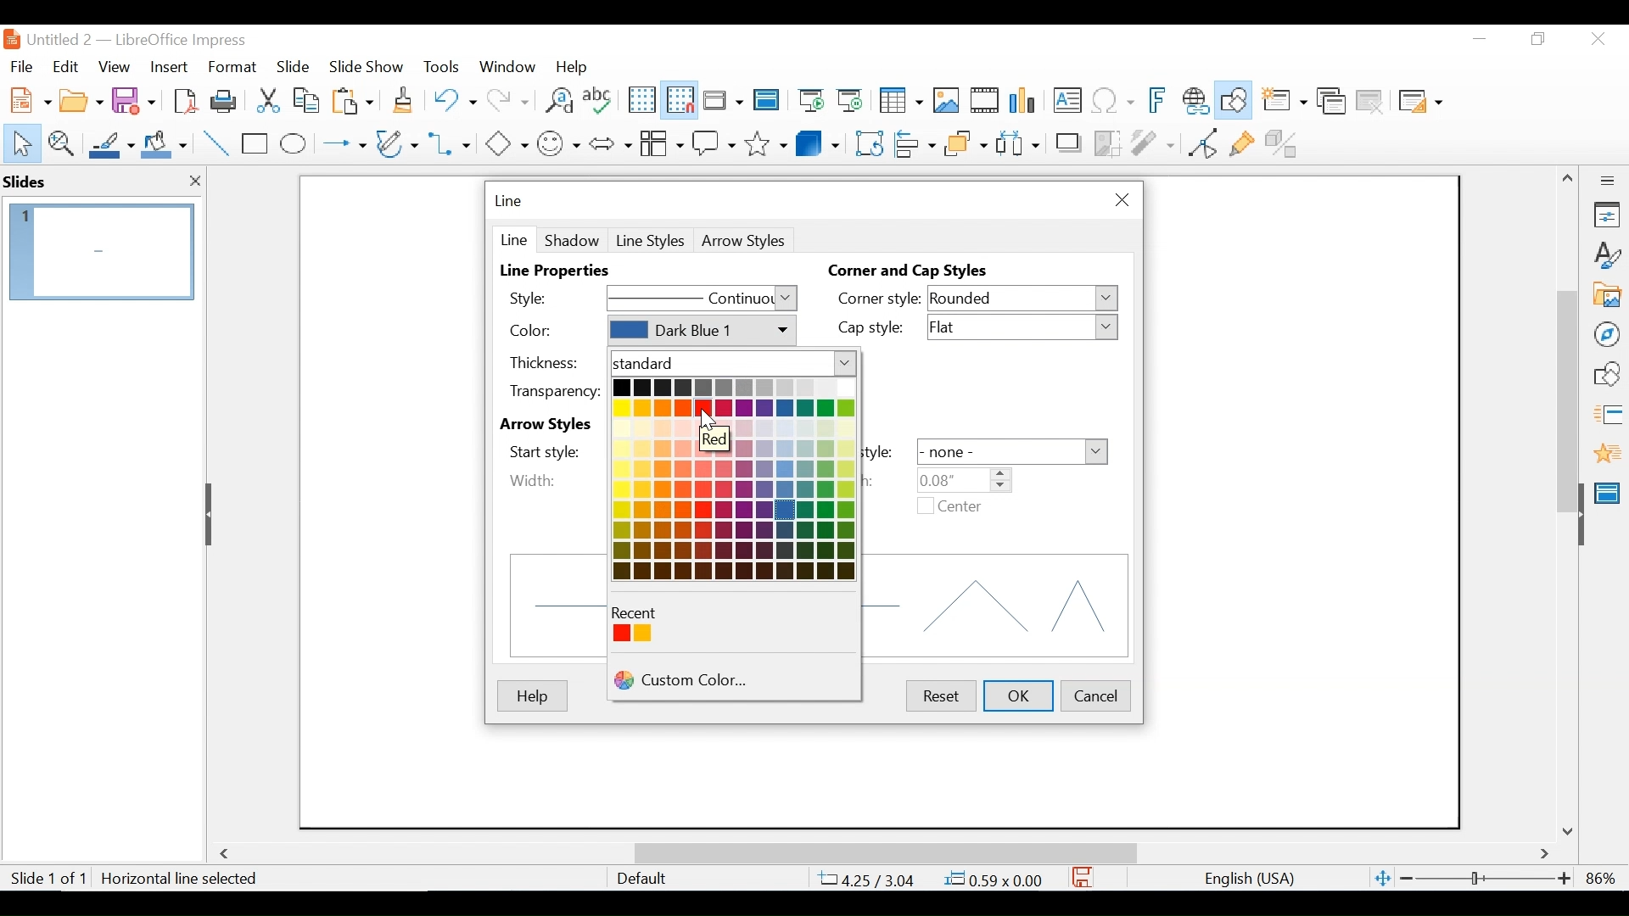  Describe the element at coordinates (1484, 880) in the screenshot. I see `Zoom Slider` at that location.